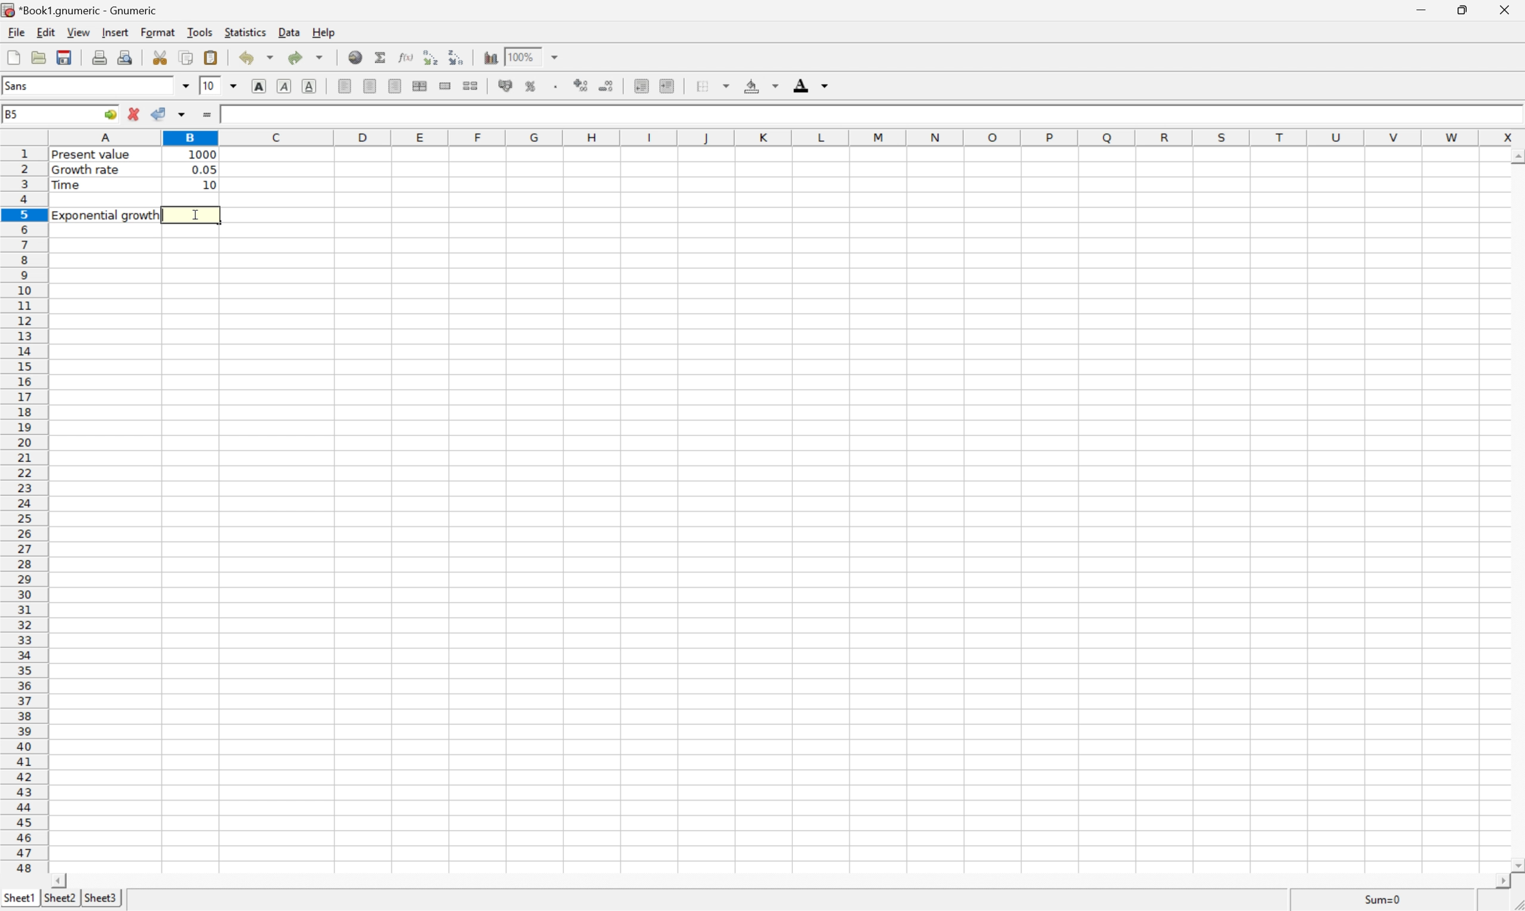 This screenshot has width=1525, height=911. I want to click on Sum=0, so click(1380, 899).